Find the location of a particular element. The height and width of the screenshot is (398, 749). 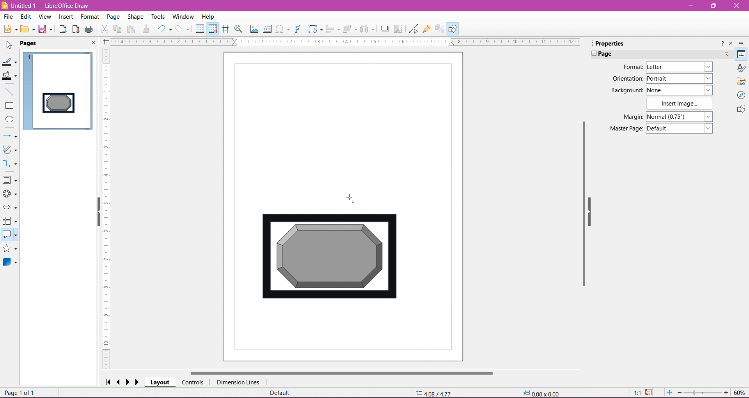

Select master page is located at coordinates (681, 129).